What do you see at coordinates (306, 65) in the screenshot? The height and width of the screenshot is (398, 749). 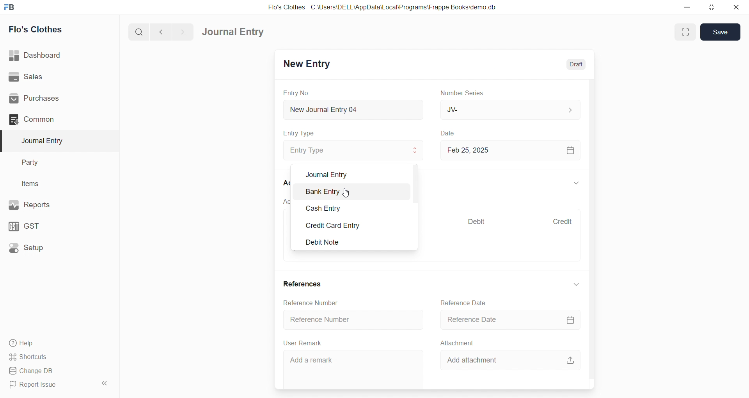 I see `New Entry` at bounding box center [306, 65].